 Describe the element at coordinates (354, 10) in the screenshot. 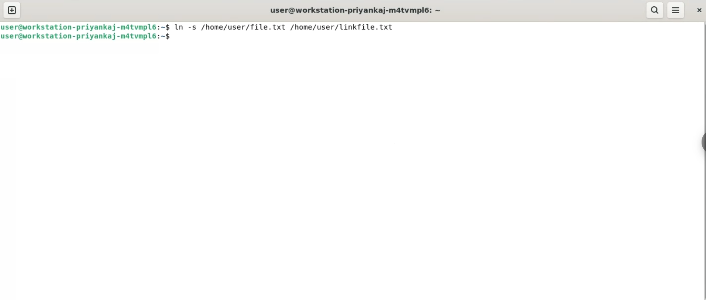

I see ` user@workstation-priyanka-m4tvmpl6:~` at that location.